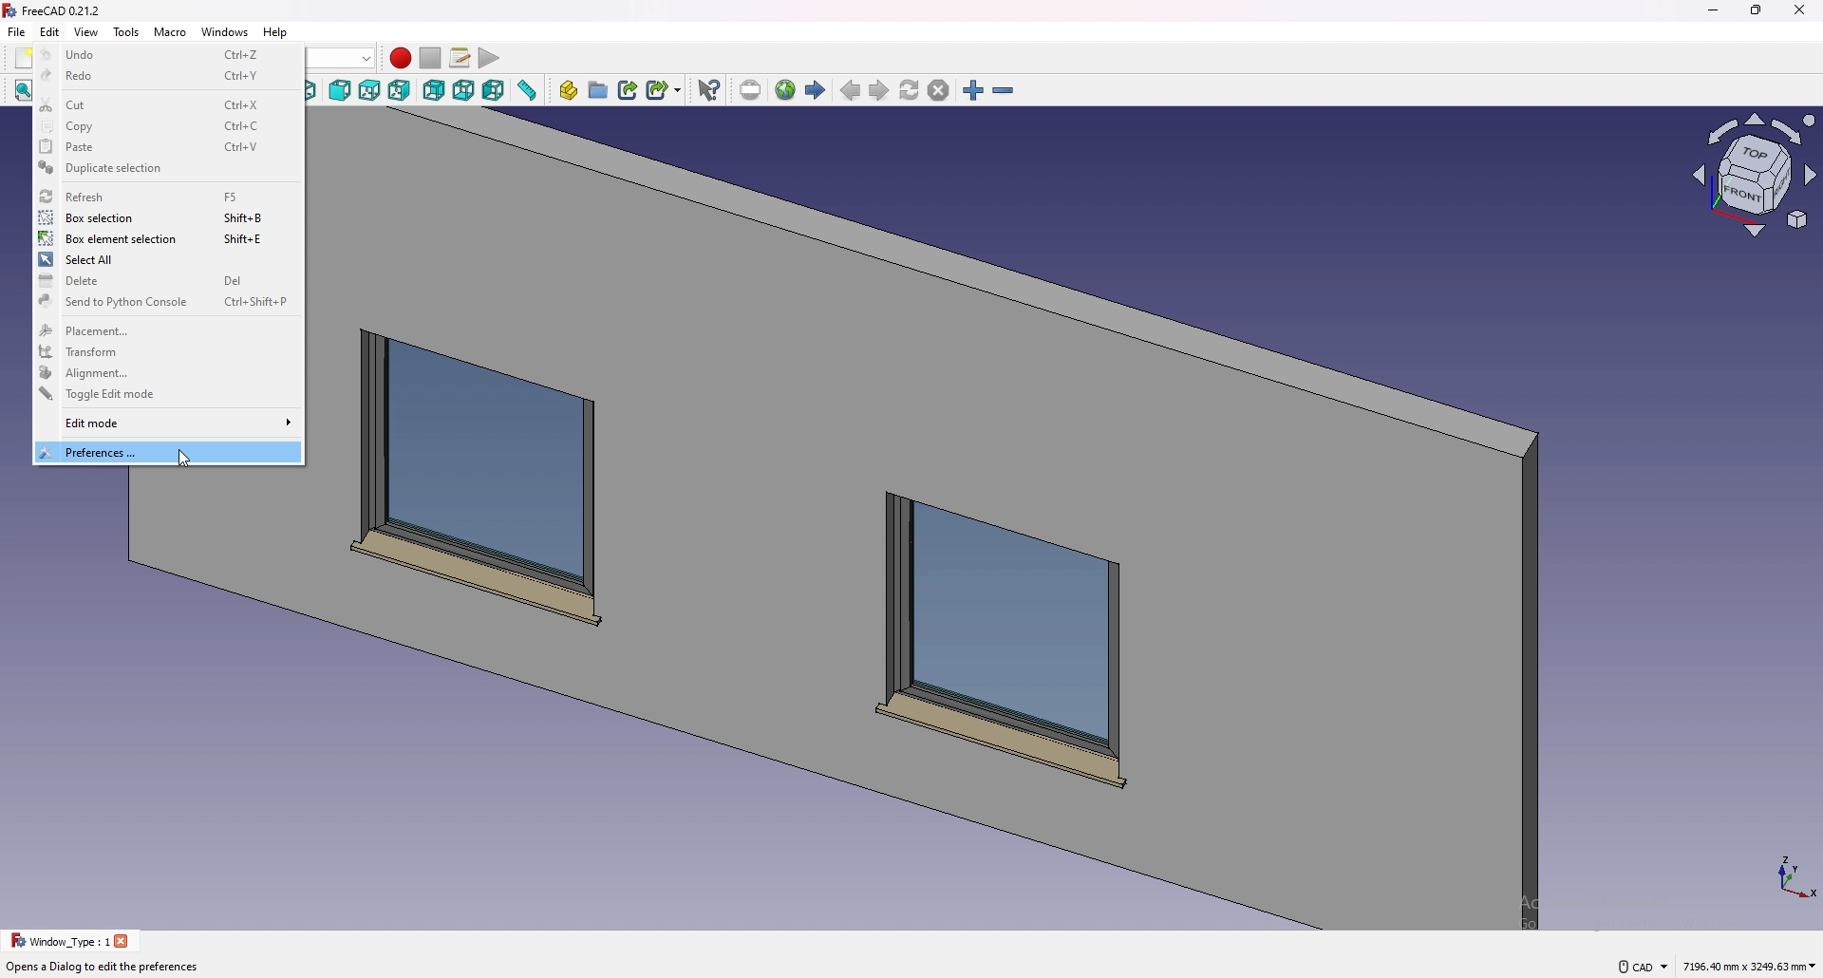  What do you see at coordinates (123, 940) in the screenshot?
I see `close` at bounding box center [123, 940].